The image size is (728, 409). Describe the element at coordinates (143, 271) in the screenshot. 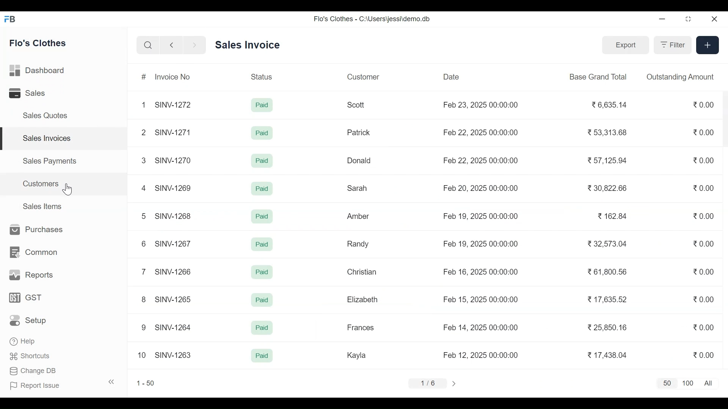

I see `7` at that location.